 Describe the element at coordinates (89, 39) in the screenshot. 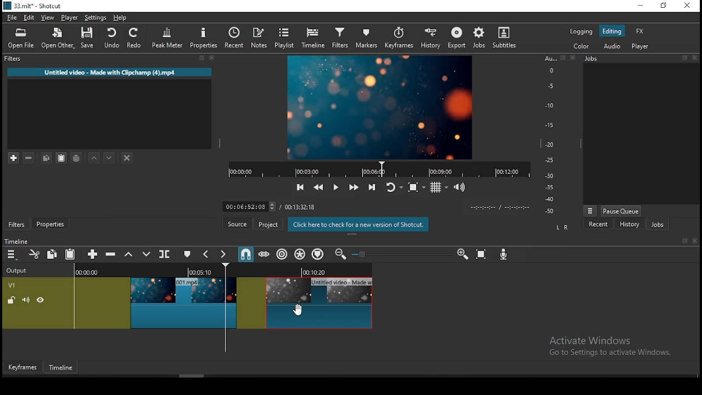

I see `save` at that location.